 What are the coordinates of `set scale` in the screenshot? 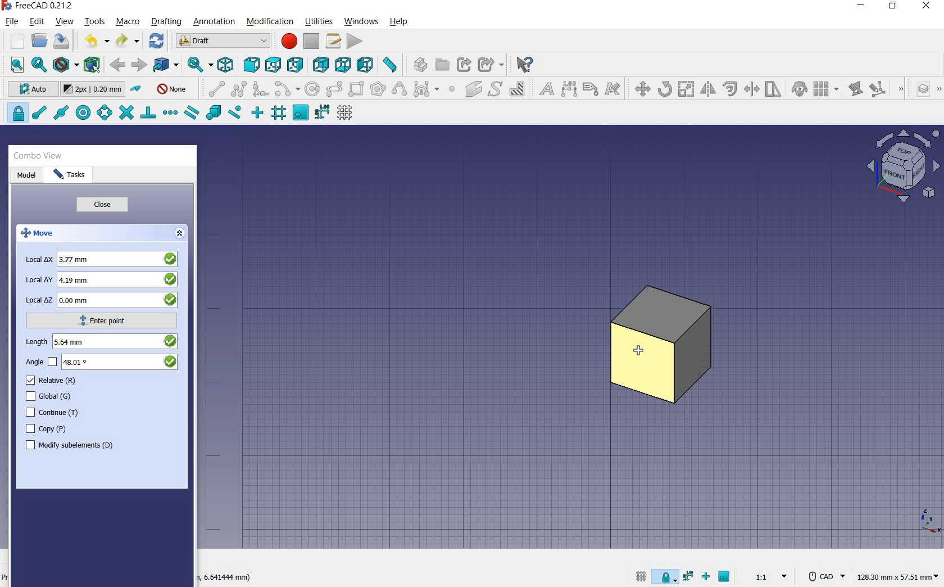 It's located at (770, 576).